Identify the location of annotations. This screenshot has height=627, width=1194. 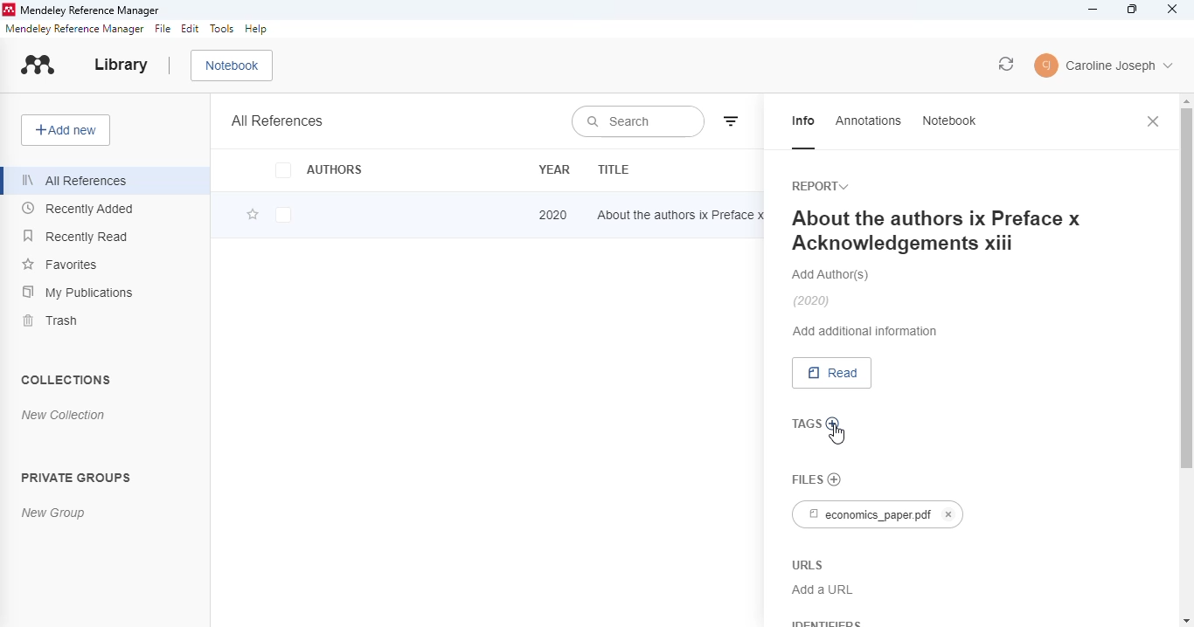
(868, 120).